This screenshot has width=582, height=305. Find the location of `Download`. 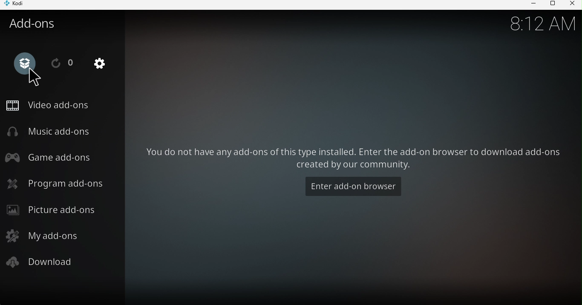

Download is located at coordinates (46, 263).